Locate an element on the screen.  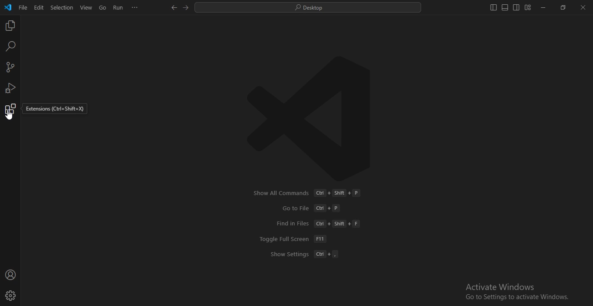
run is located at coordinates (119, 7).